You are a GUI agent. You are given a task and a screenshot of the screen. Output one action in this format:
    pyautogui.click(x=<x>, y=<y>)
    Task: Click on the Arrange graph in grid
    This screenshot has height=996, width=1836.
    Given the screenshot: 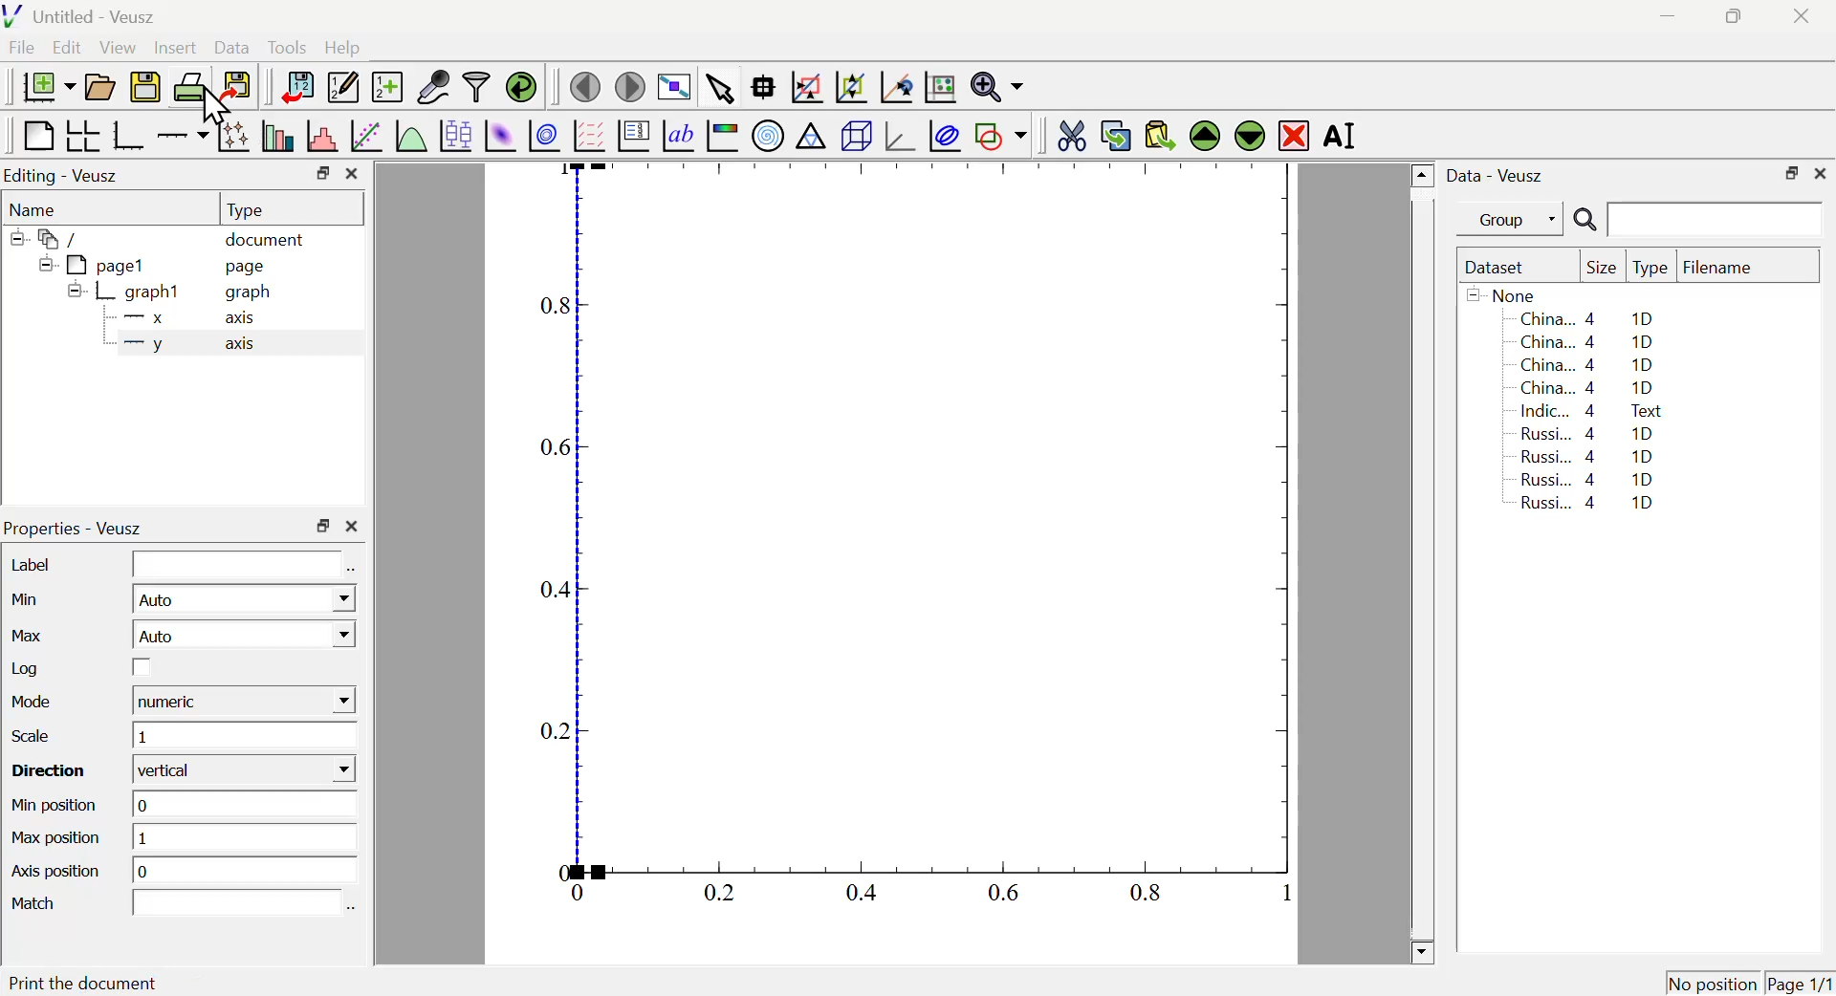 What is the action you would take?
    pyautogui.click(x=81, y=135)
    